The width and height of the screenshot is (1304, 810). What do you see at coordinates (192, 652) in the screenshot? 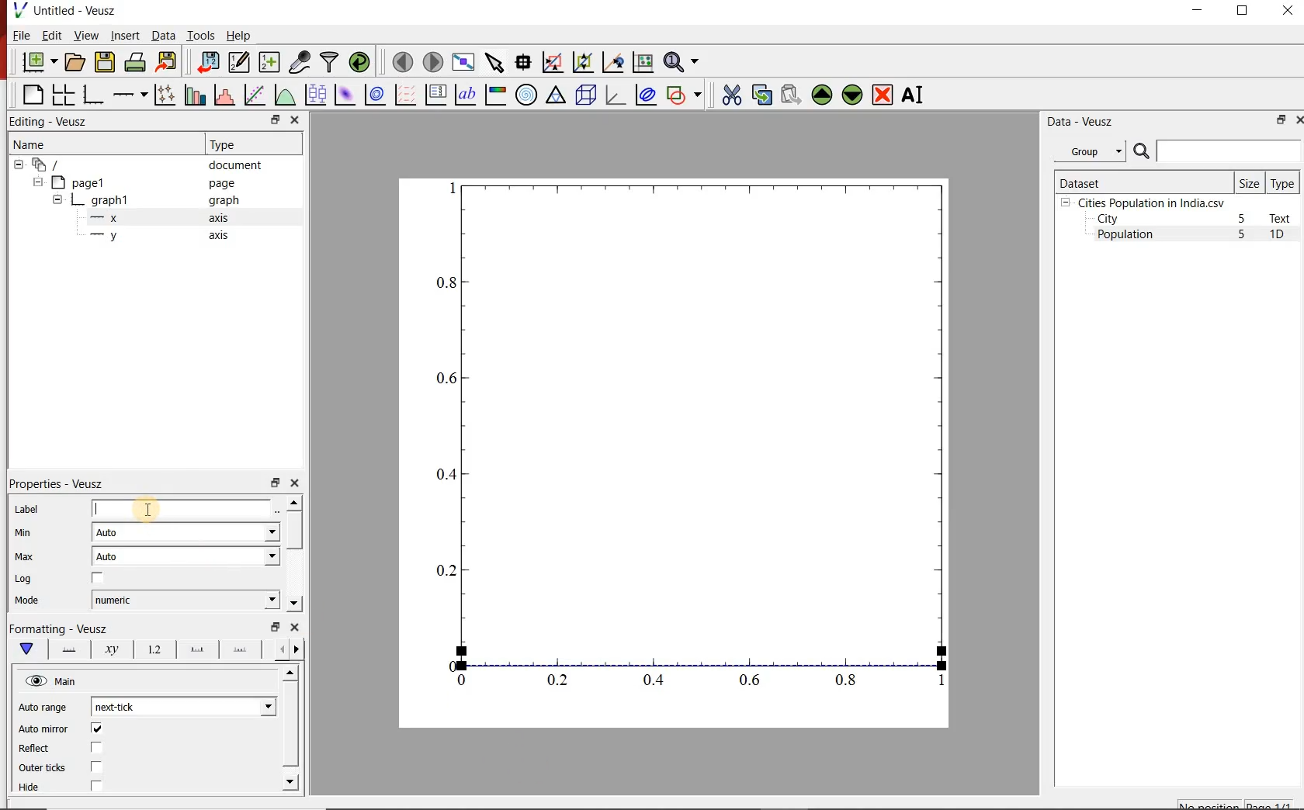
I see `Major ticks` at bounding box center [192, 652].